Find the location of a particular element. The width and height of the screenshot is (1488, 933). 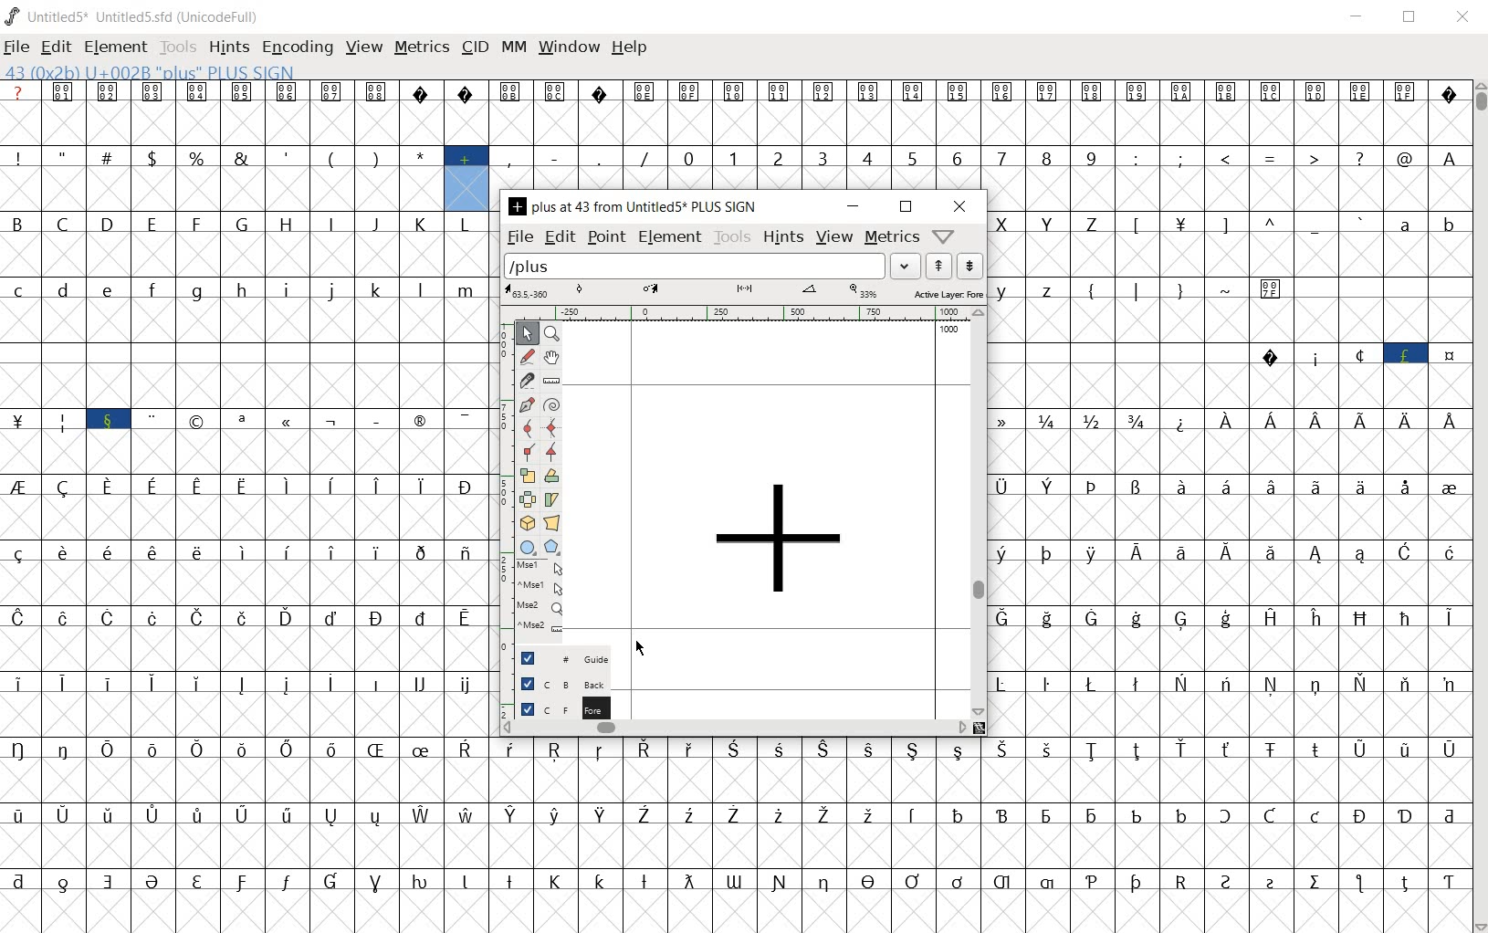

rectangle or ellipse is located at coordinates (528, 546).